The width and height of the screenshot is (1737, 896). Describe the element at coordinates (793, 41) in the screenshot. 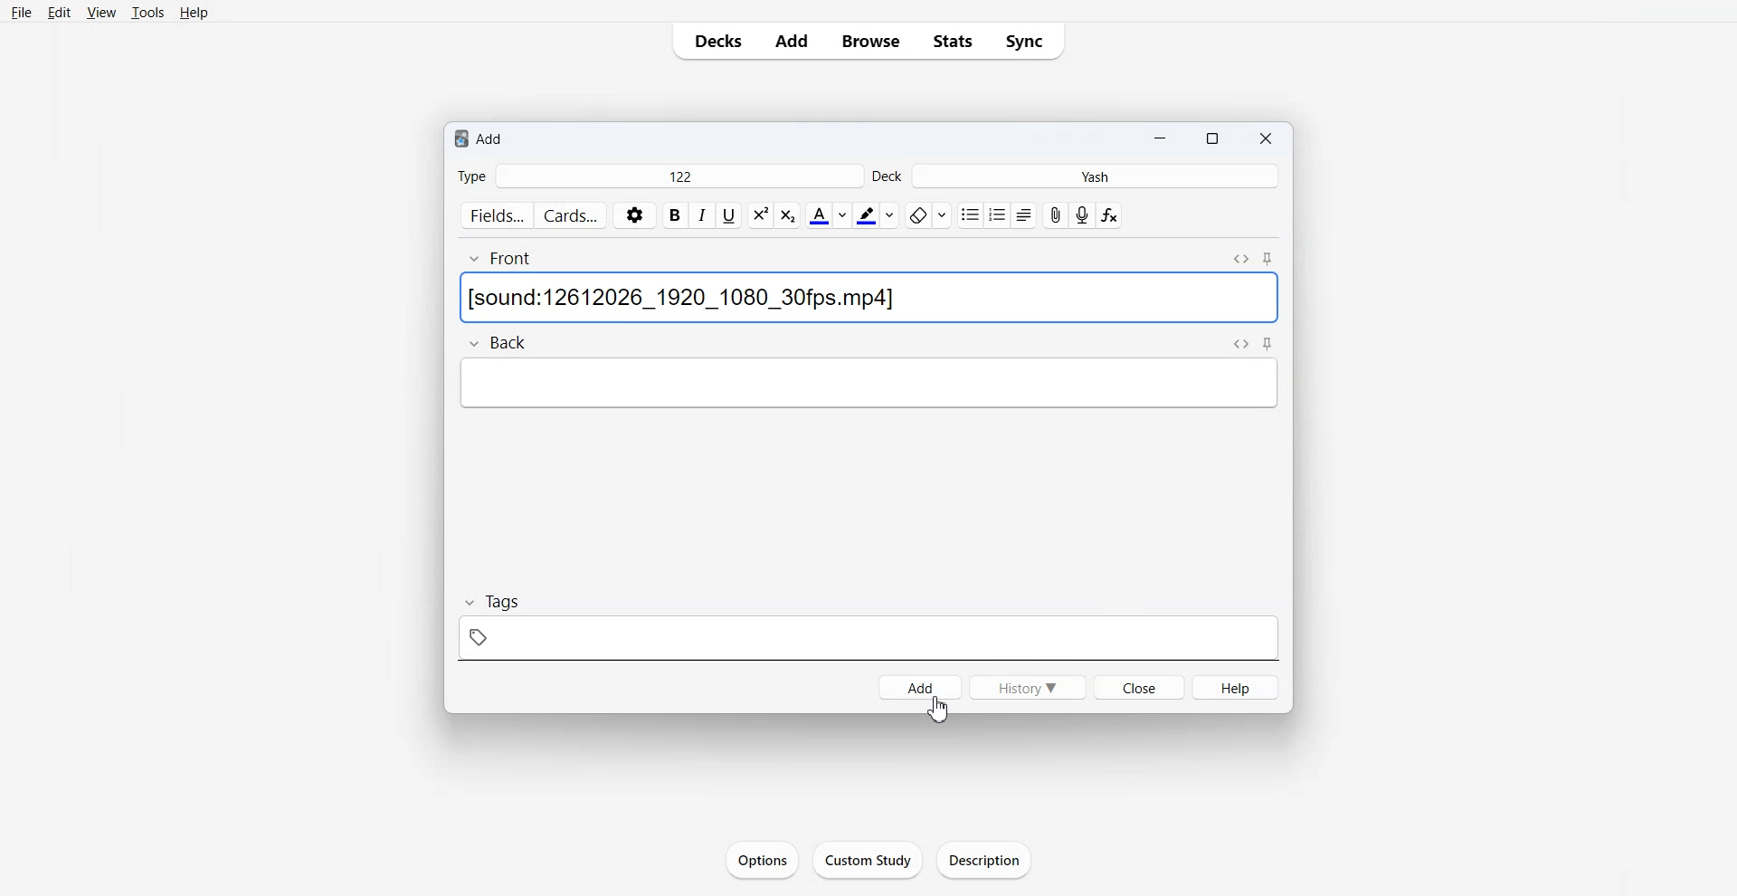

I see `Add` at that location.